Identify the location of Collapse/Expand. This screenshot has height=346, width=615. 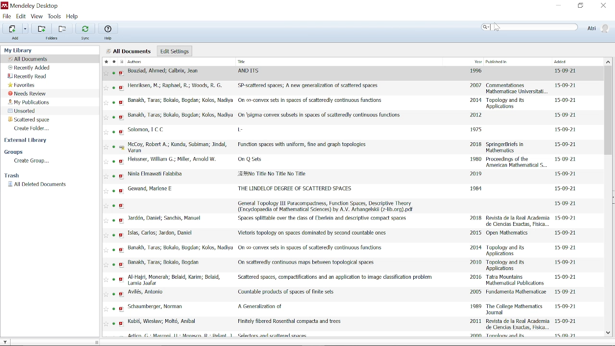
(613, 197).